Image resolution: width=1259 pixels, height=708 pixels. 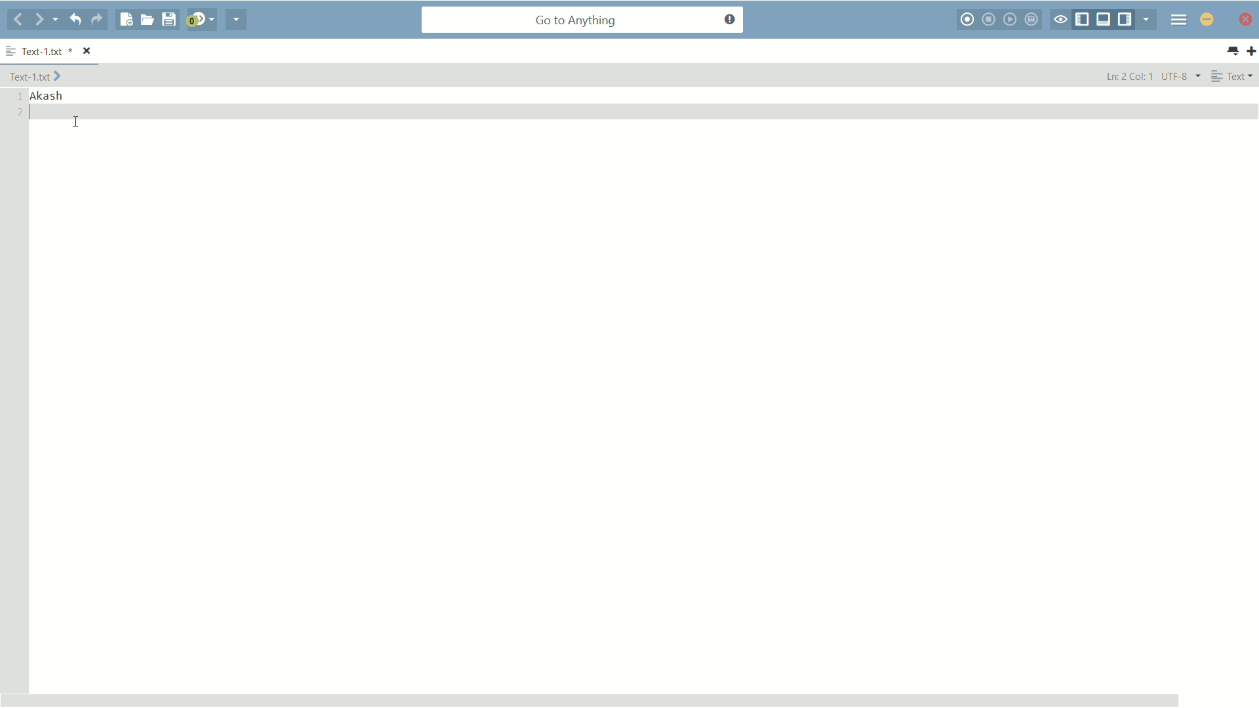 I want to click on show specific sidebar/tab, so click(x=1146, y=19).